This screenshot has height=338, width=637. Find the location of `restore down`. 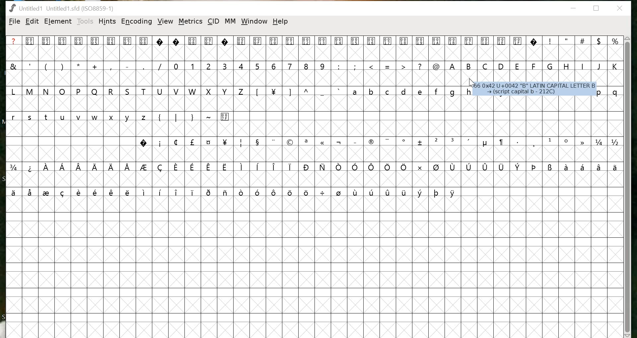

restore down is located at coordinates (597, 8).